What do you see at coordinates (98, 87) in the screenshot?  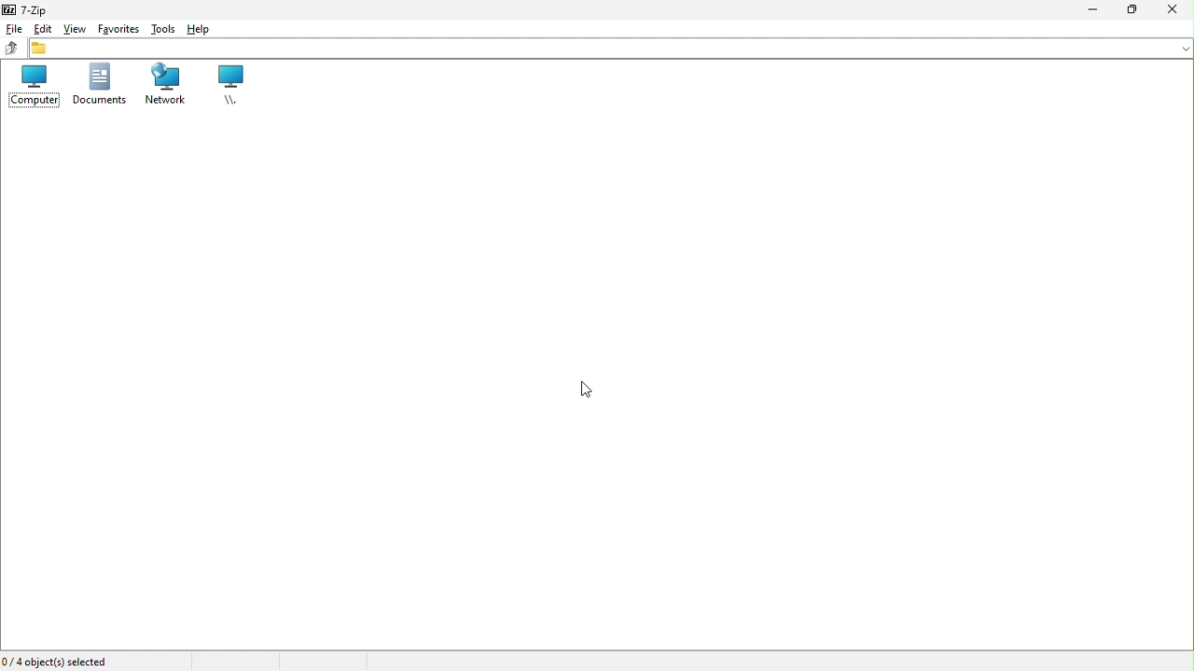 I see `Document` at bounding box center [98, 87].